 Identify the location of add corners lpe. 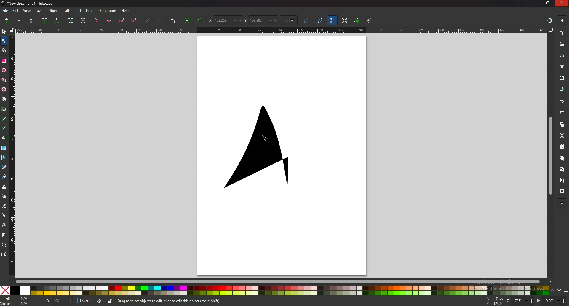
(173, 21).